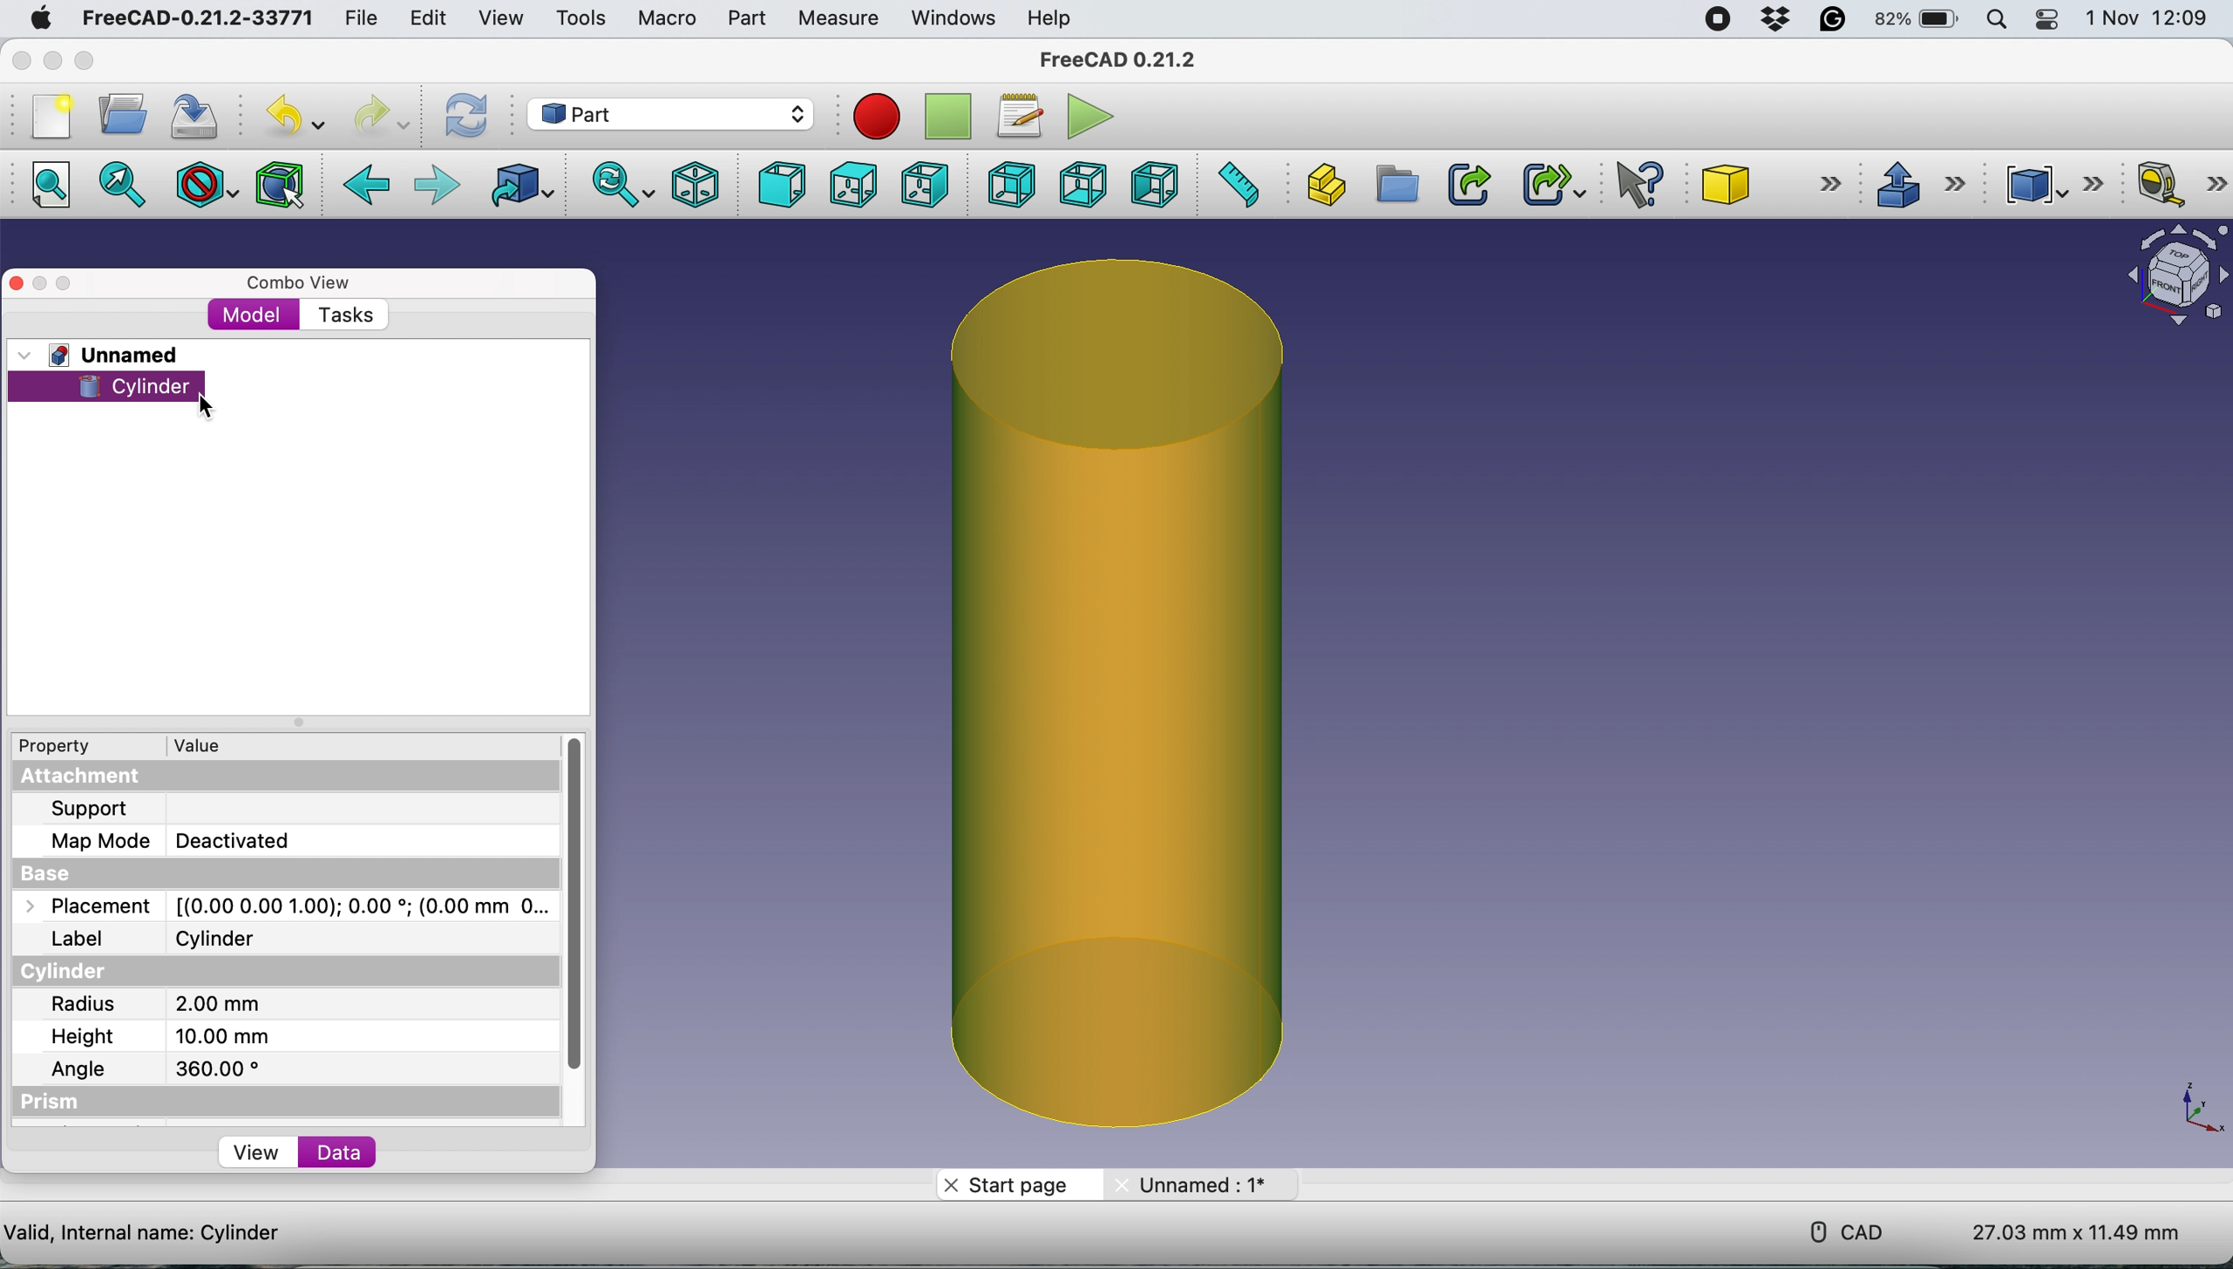  Describe the element at coordinates (750, 21) in the screenshot. I see `part` at that location.